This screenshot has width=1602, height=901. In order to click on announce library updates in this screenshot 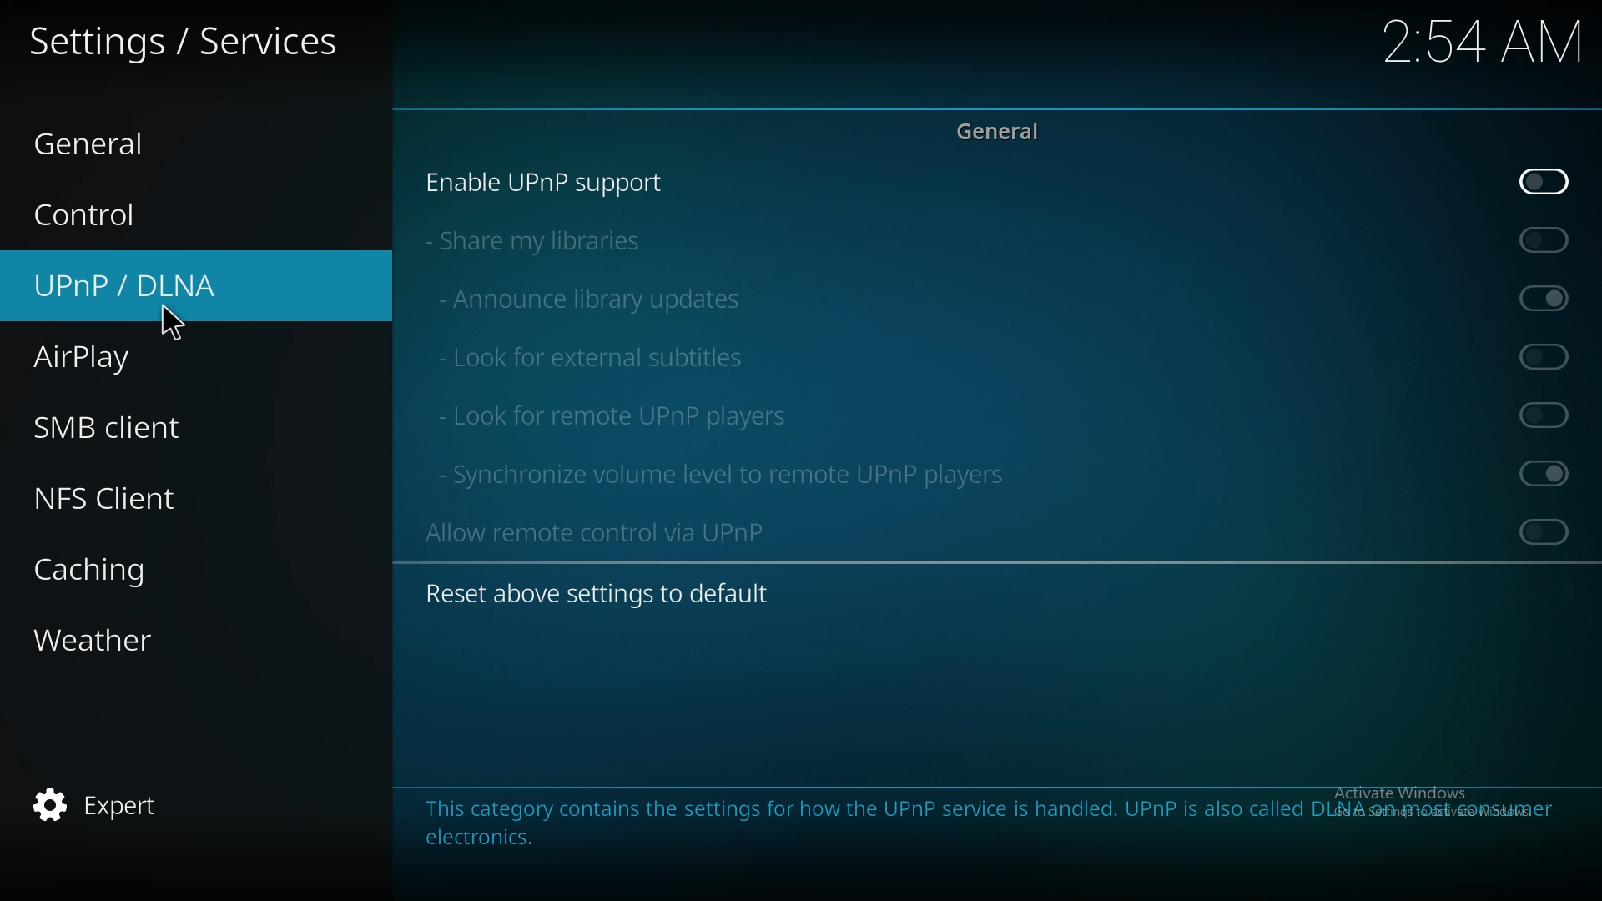, I will do `click(597, 298)`.